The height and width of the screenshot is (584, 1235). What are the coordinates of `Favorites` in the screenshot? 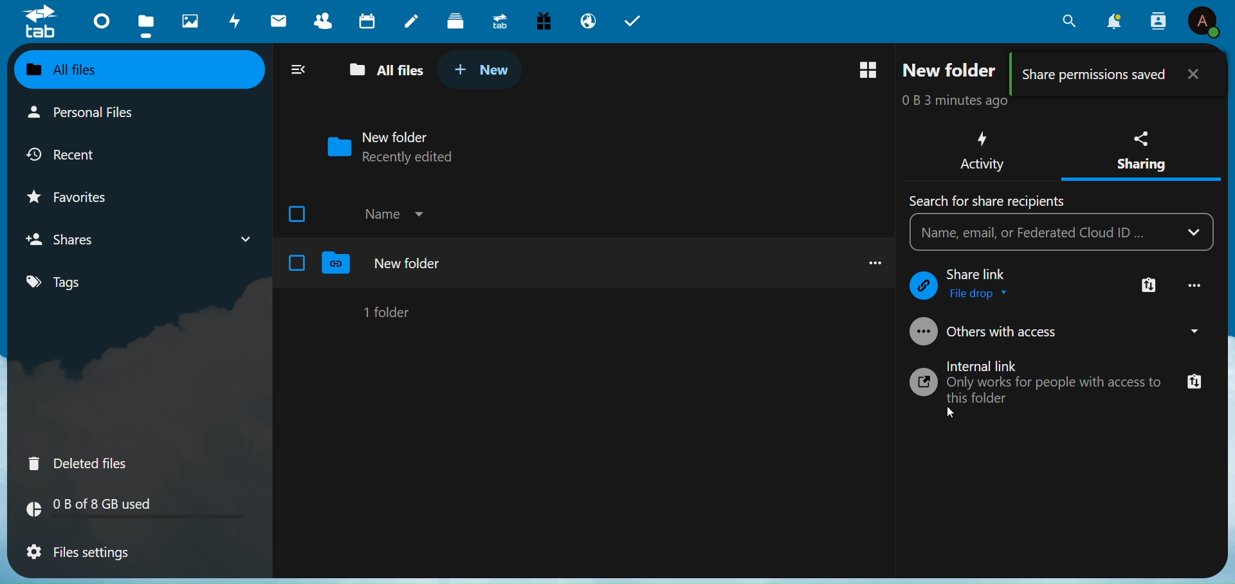 It's located at (81, 194).